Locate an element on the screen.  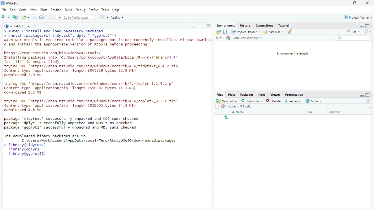
Debug is located at coordinates (81, 9).